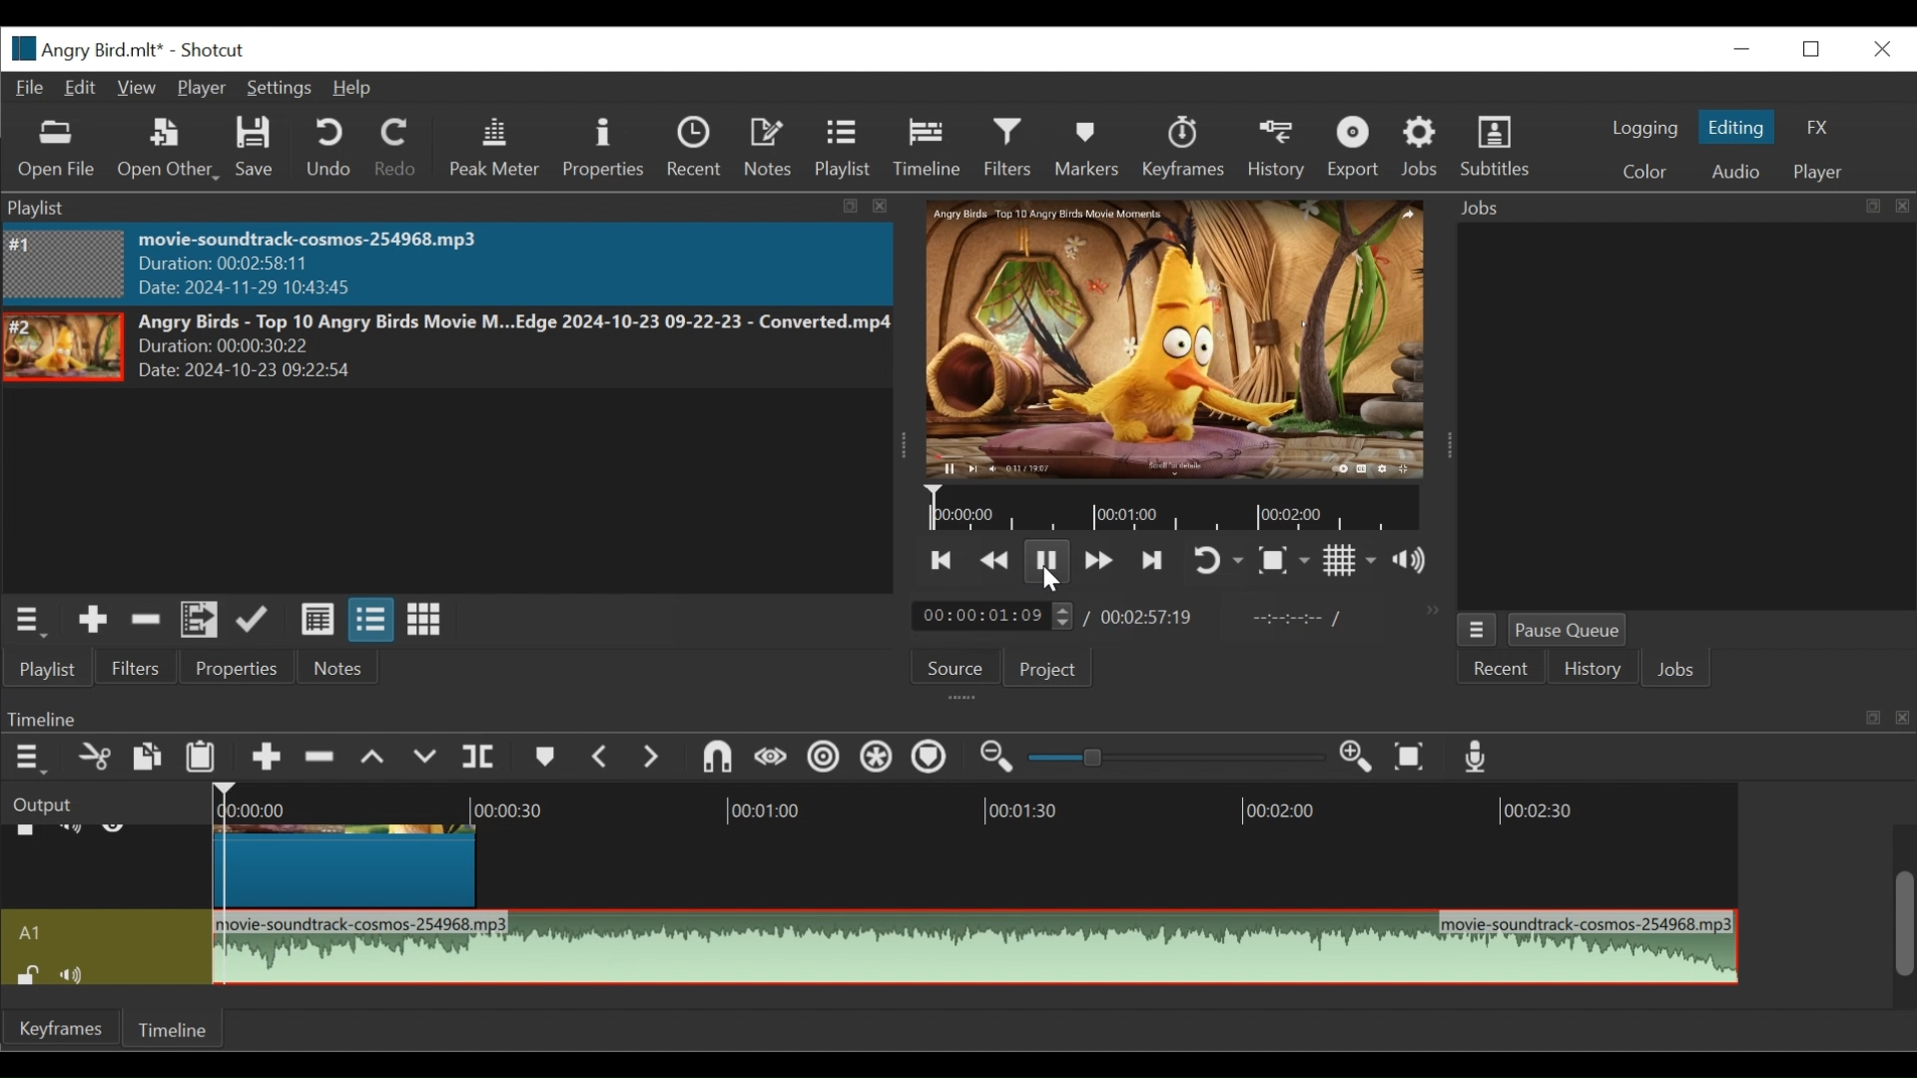  Describe the element at coordinates (94, 620) in the screenshot. I see `Add the source to the playlist` at that location.